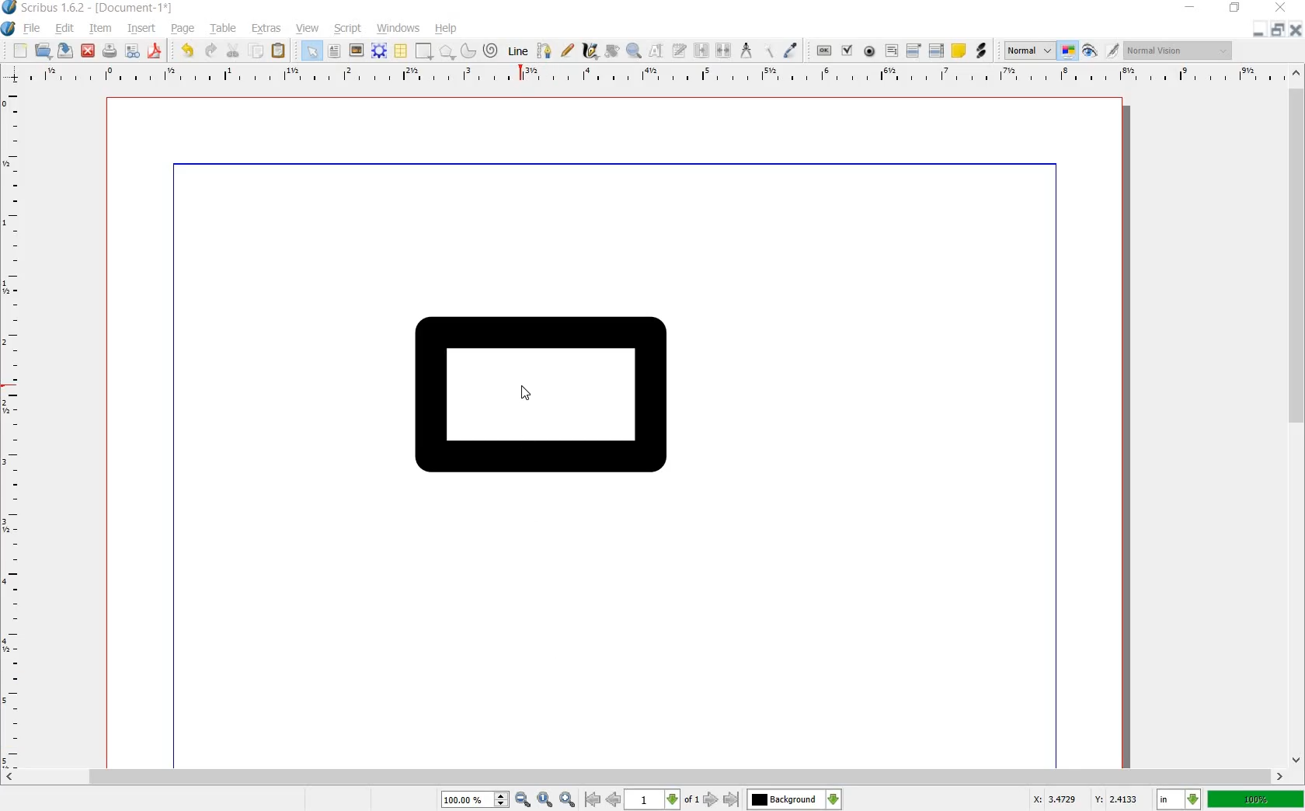 The width and height of the screenshot is (1305, 811). What do you see at coordinates (1256, 800) in the screenshot?
I see `zoom factor` at bounding box center [1256, 800].